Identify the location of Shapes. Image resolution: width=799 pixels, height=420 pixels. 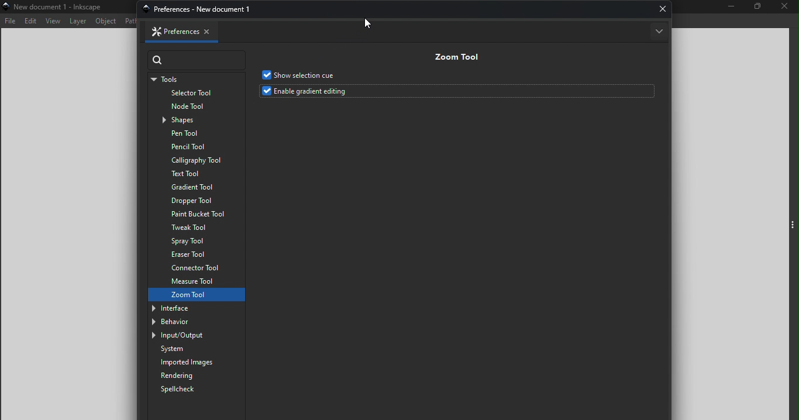
(181, 120).